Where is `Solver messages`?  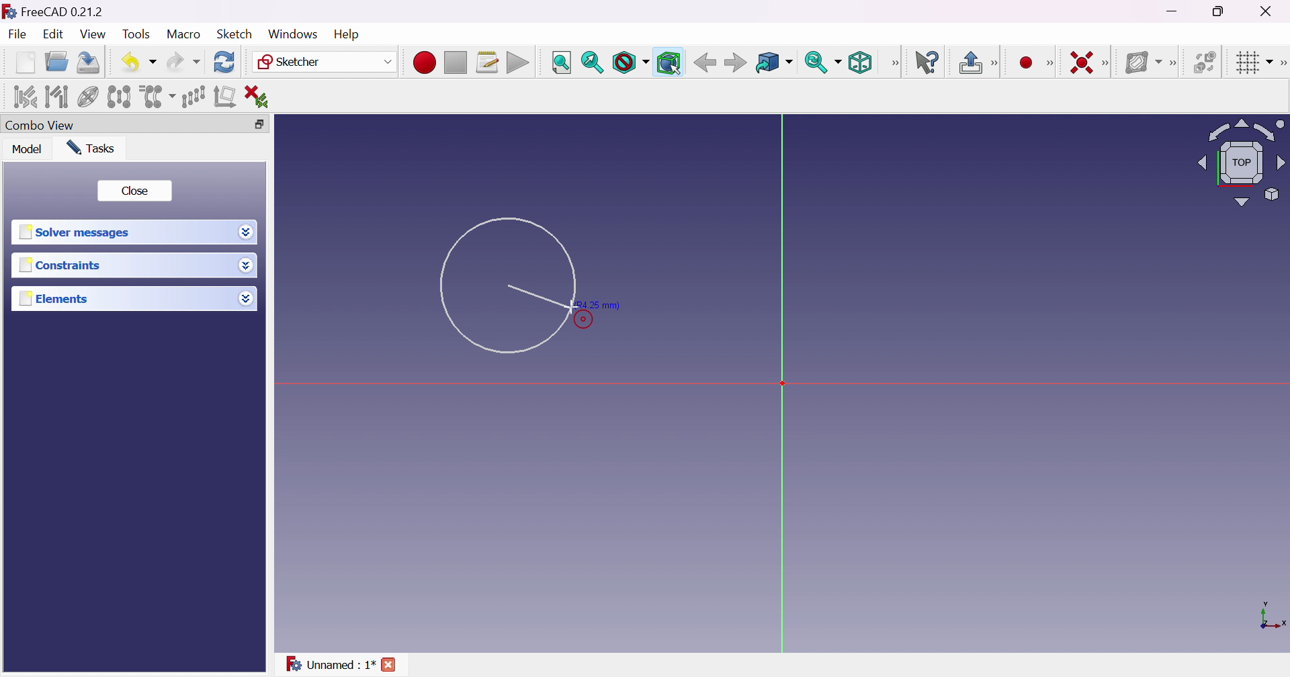
Solver messages is located at coordinates (77, 230).